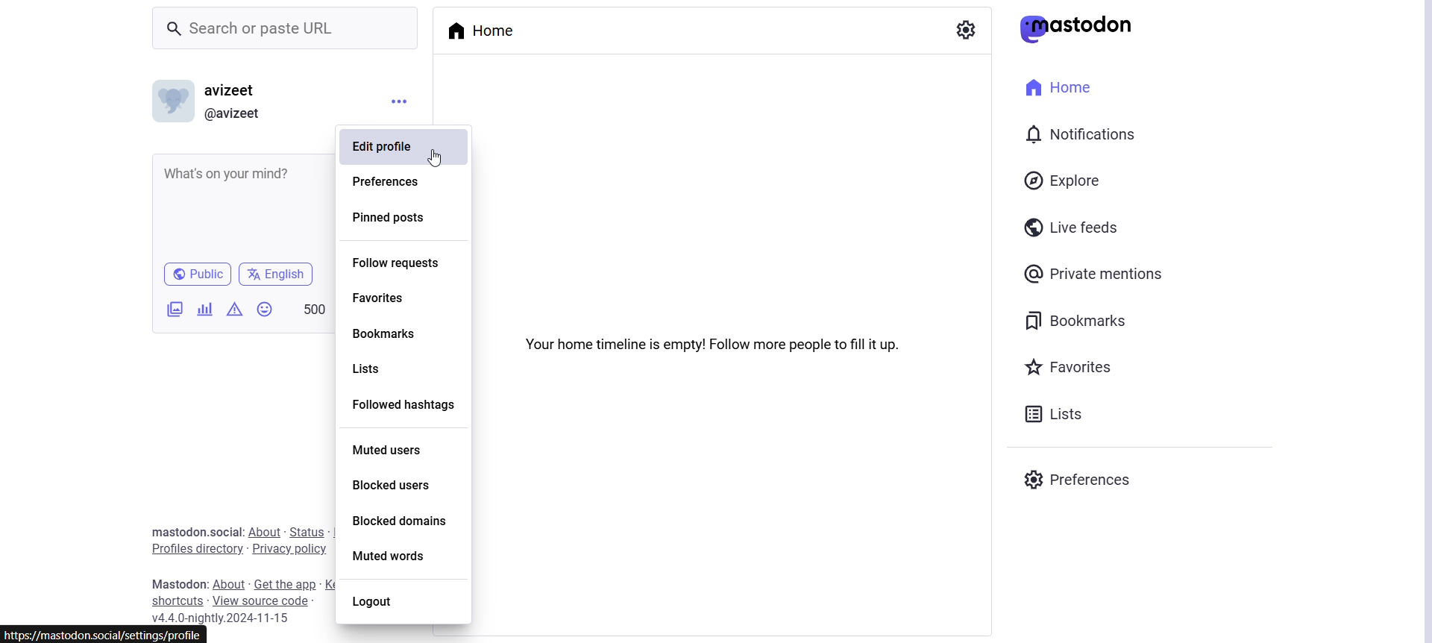  Describe the element at coordinates (224, 618) in the screenshot. I see `Version Name` at that location.